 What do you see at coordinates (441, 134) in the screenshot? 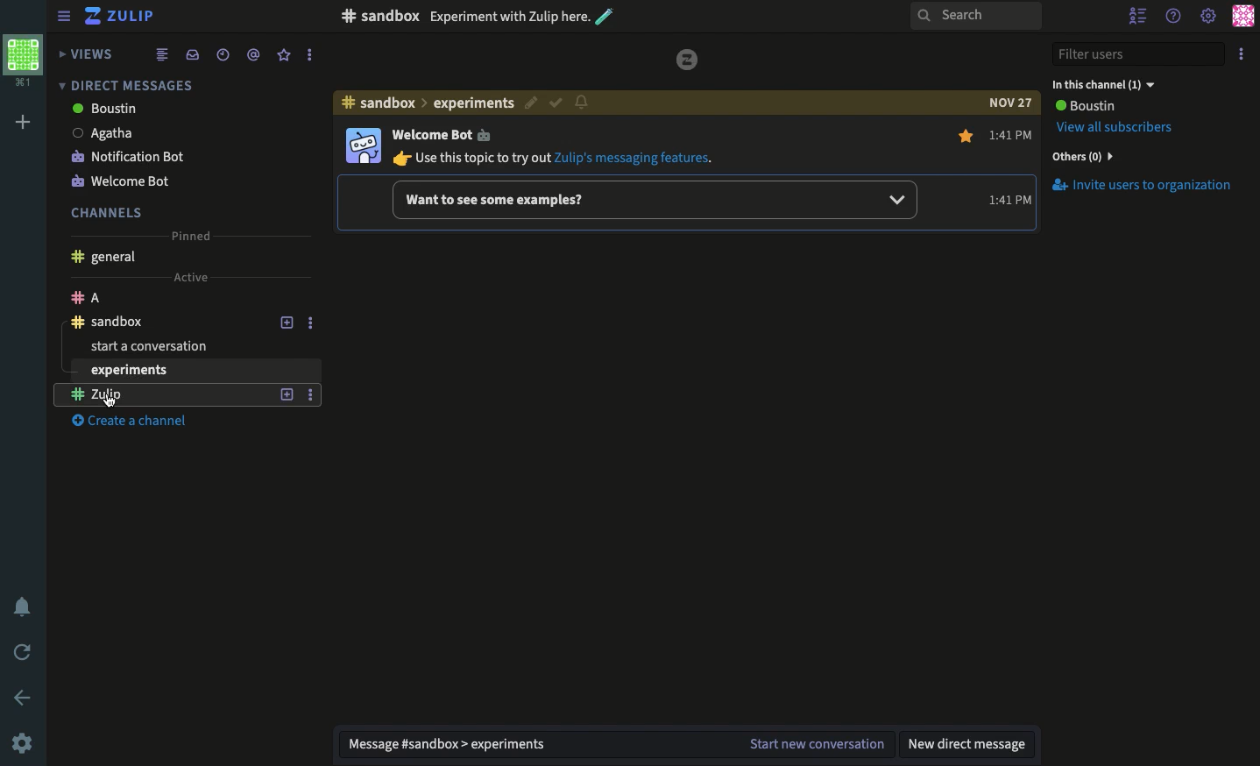
I see `welcome bot` at bounding box center [441, 134].